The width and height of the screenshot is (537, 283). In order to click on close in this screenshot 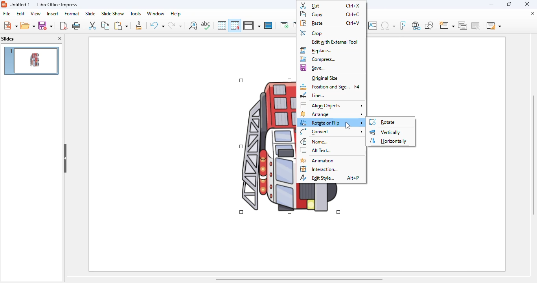, I will do `click(527, 4)`.